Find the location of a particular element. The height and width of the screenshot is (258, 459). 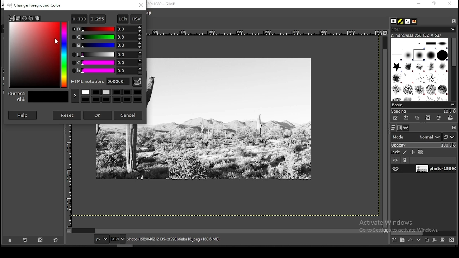

channels is located at coordinates (400, 128).